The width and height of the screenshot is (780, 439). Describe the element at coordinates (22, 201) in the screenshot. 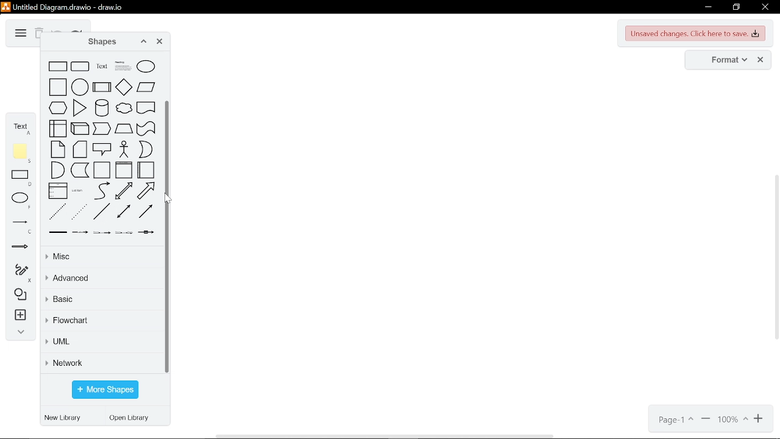

I see `ellipse` at that location.